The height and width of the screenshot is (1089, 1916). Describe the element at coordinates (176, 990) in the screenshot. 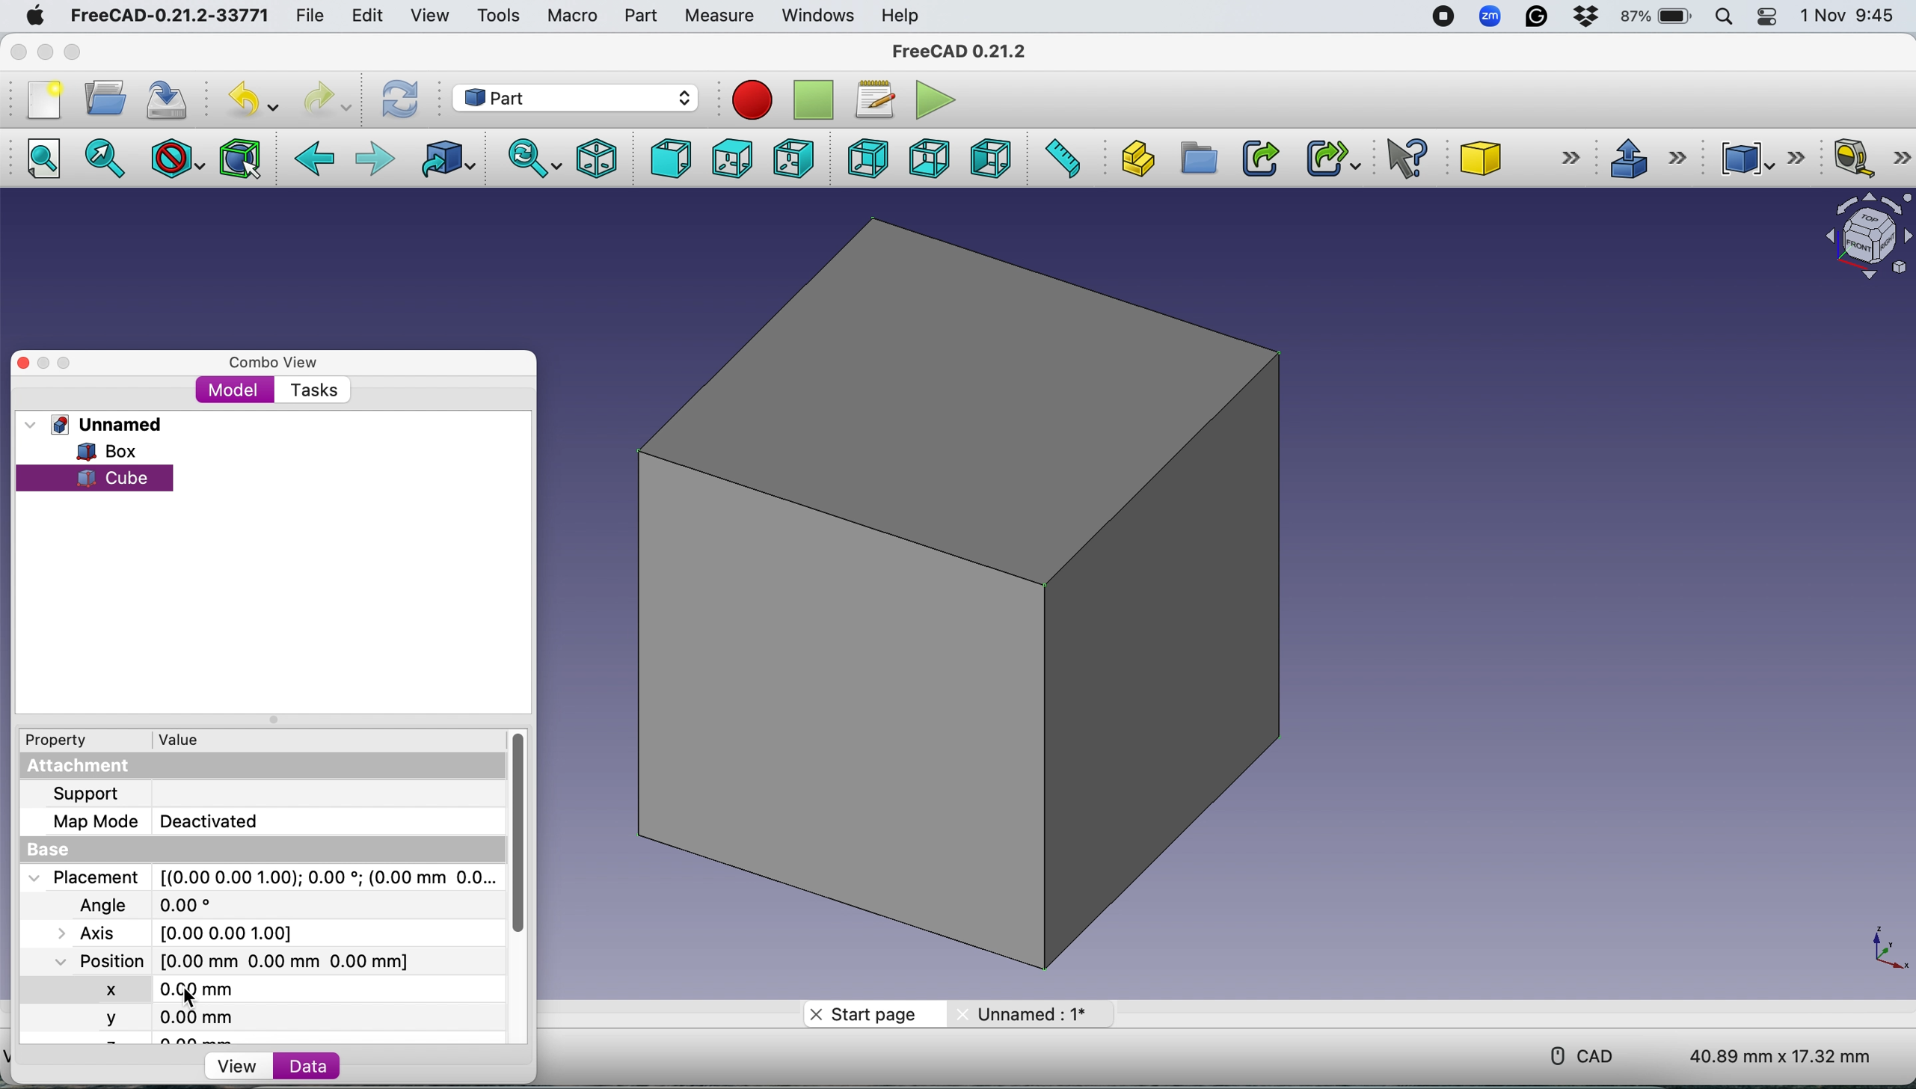

I see `x 0.00 mm` at that location.